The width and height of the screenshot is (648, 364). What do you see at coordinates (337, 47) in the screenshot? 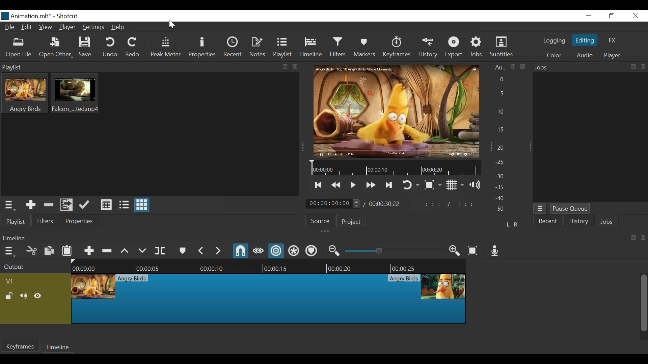
I see `Filters` at bounding box center [337, 47].